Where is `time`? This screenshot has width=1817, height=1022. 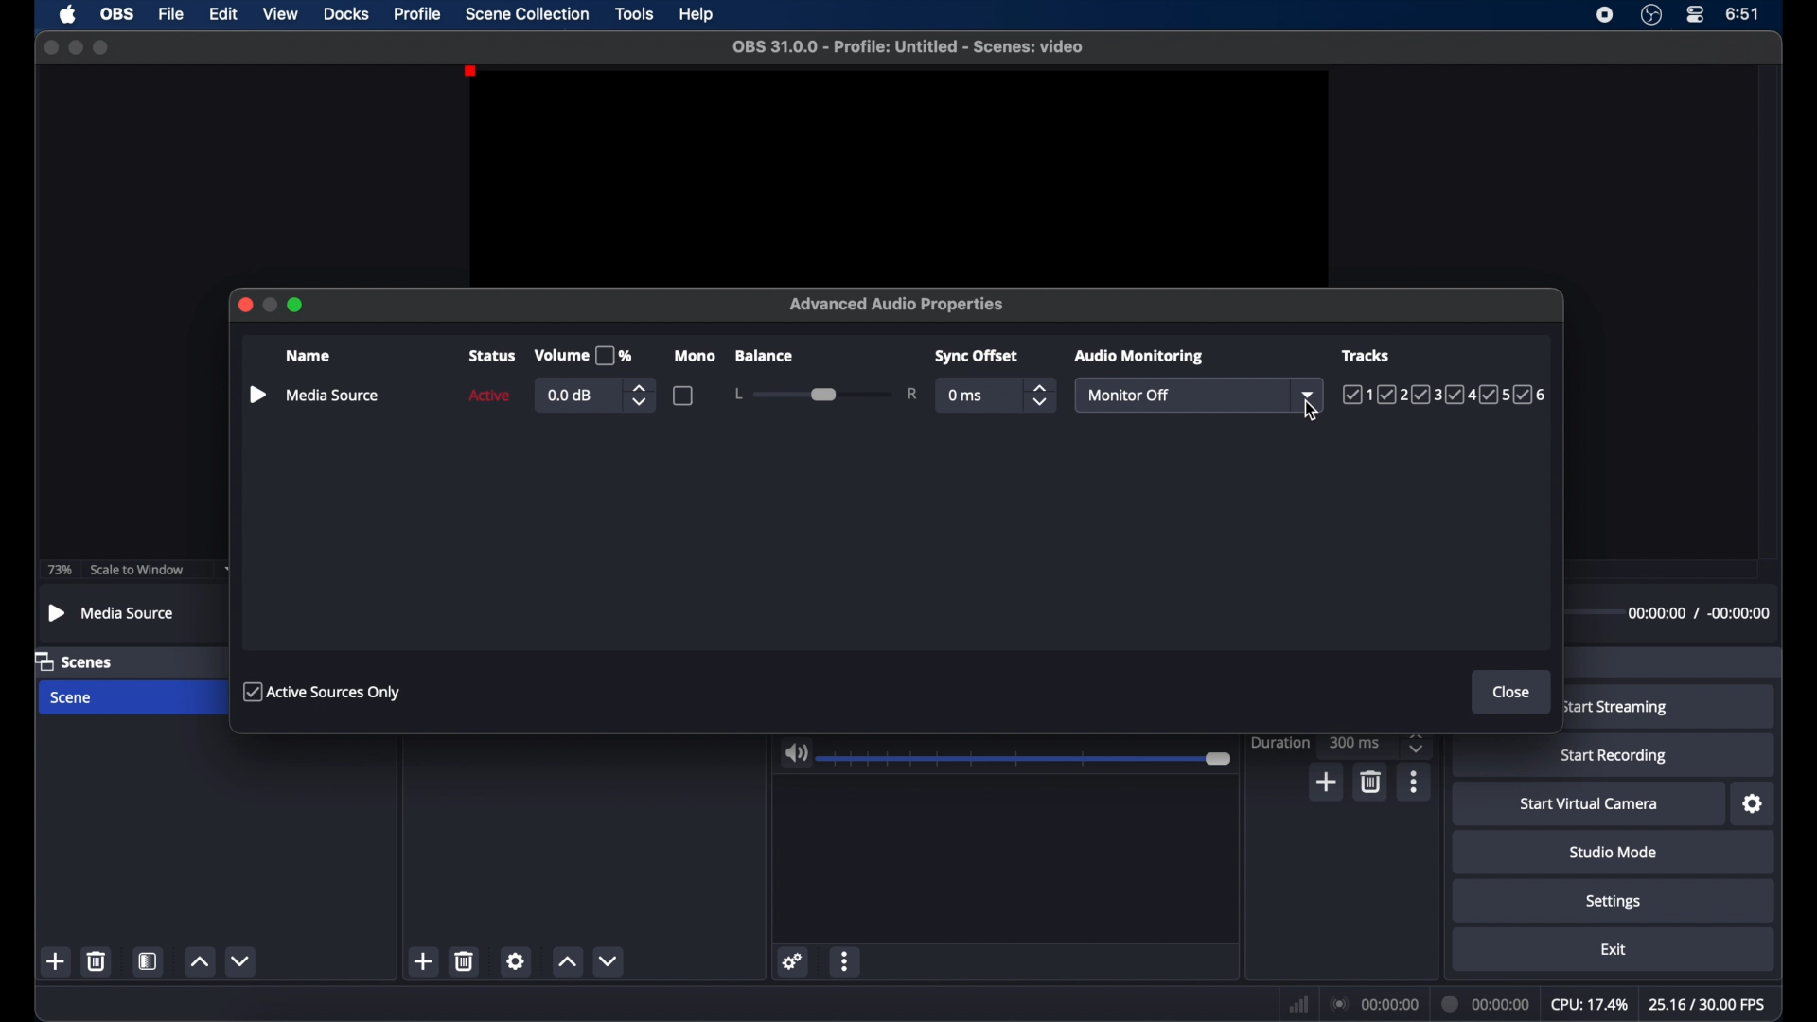 time is located at coordinates (1743, 12).